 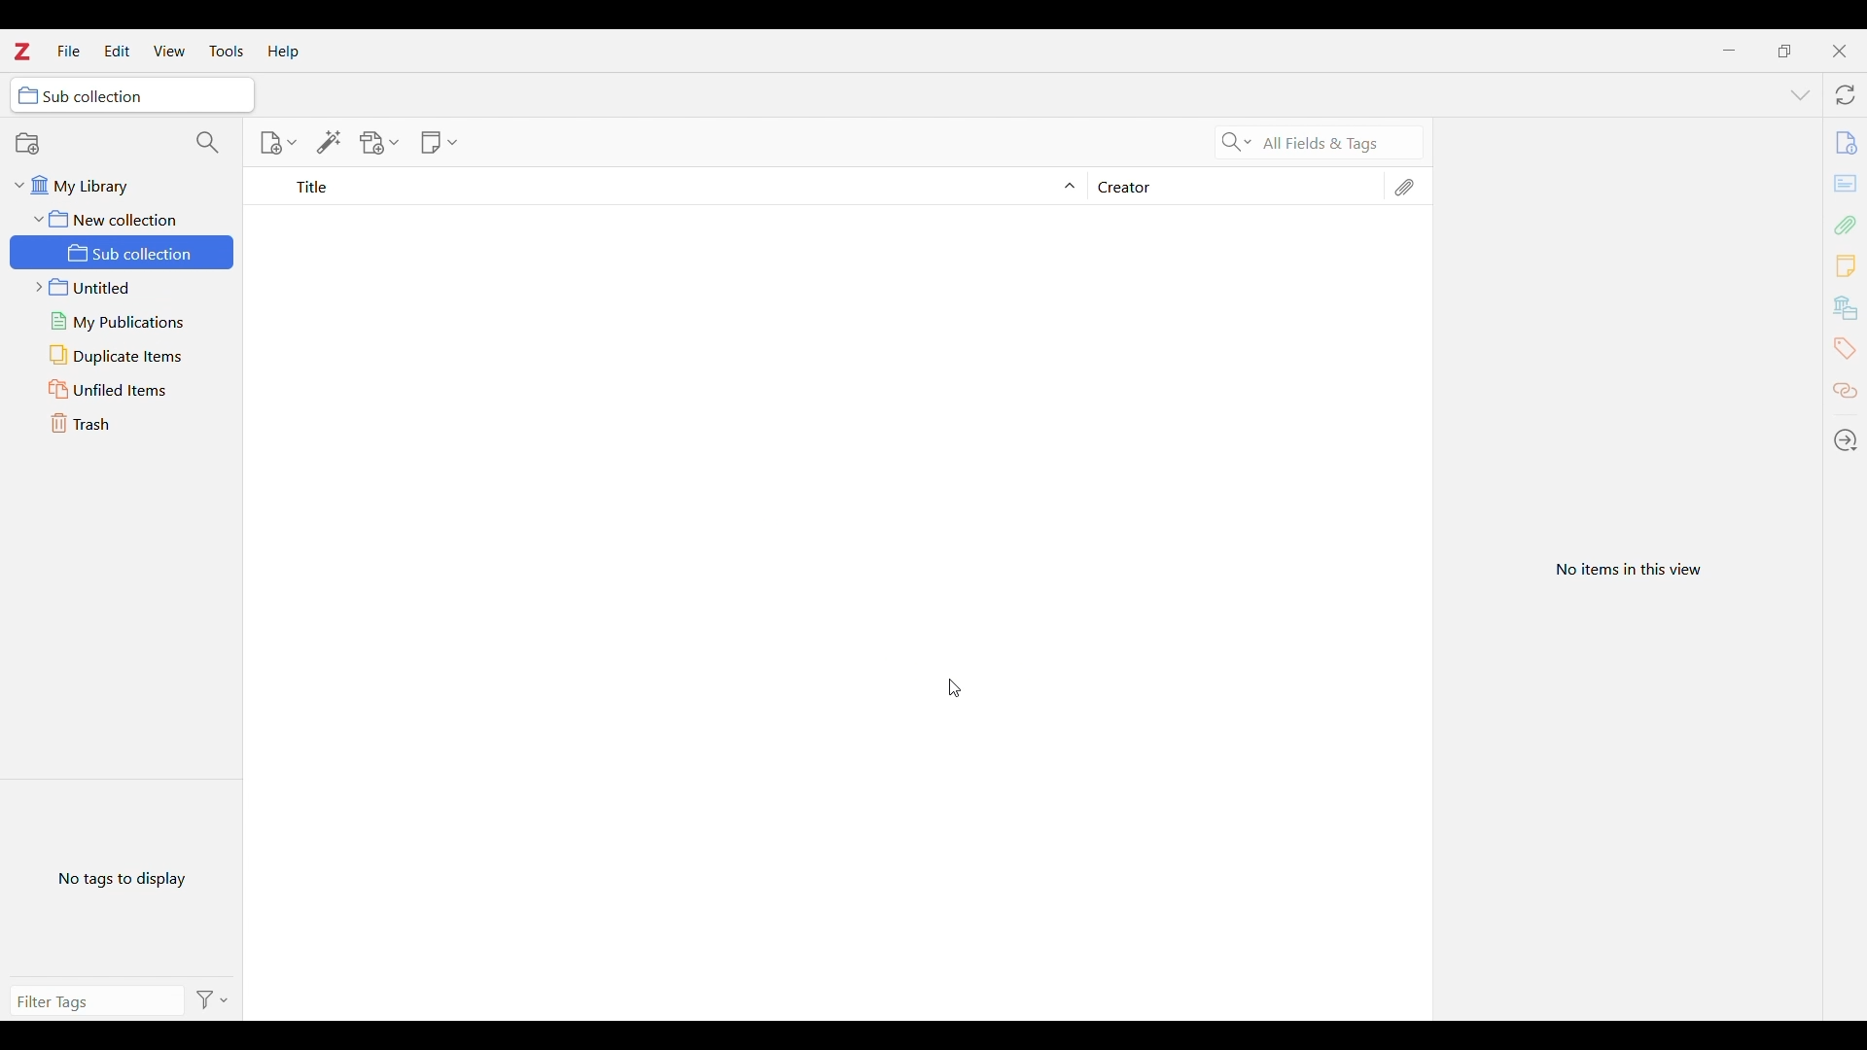 What do you see at coordinates (209, 142) in the screenshot?
I see `Filter collections` at bounding box center [209, 142].